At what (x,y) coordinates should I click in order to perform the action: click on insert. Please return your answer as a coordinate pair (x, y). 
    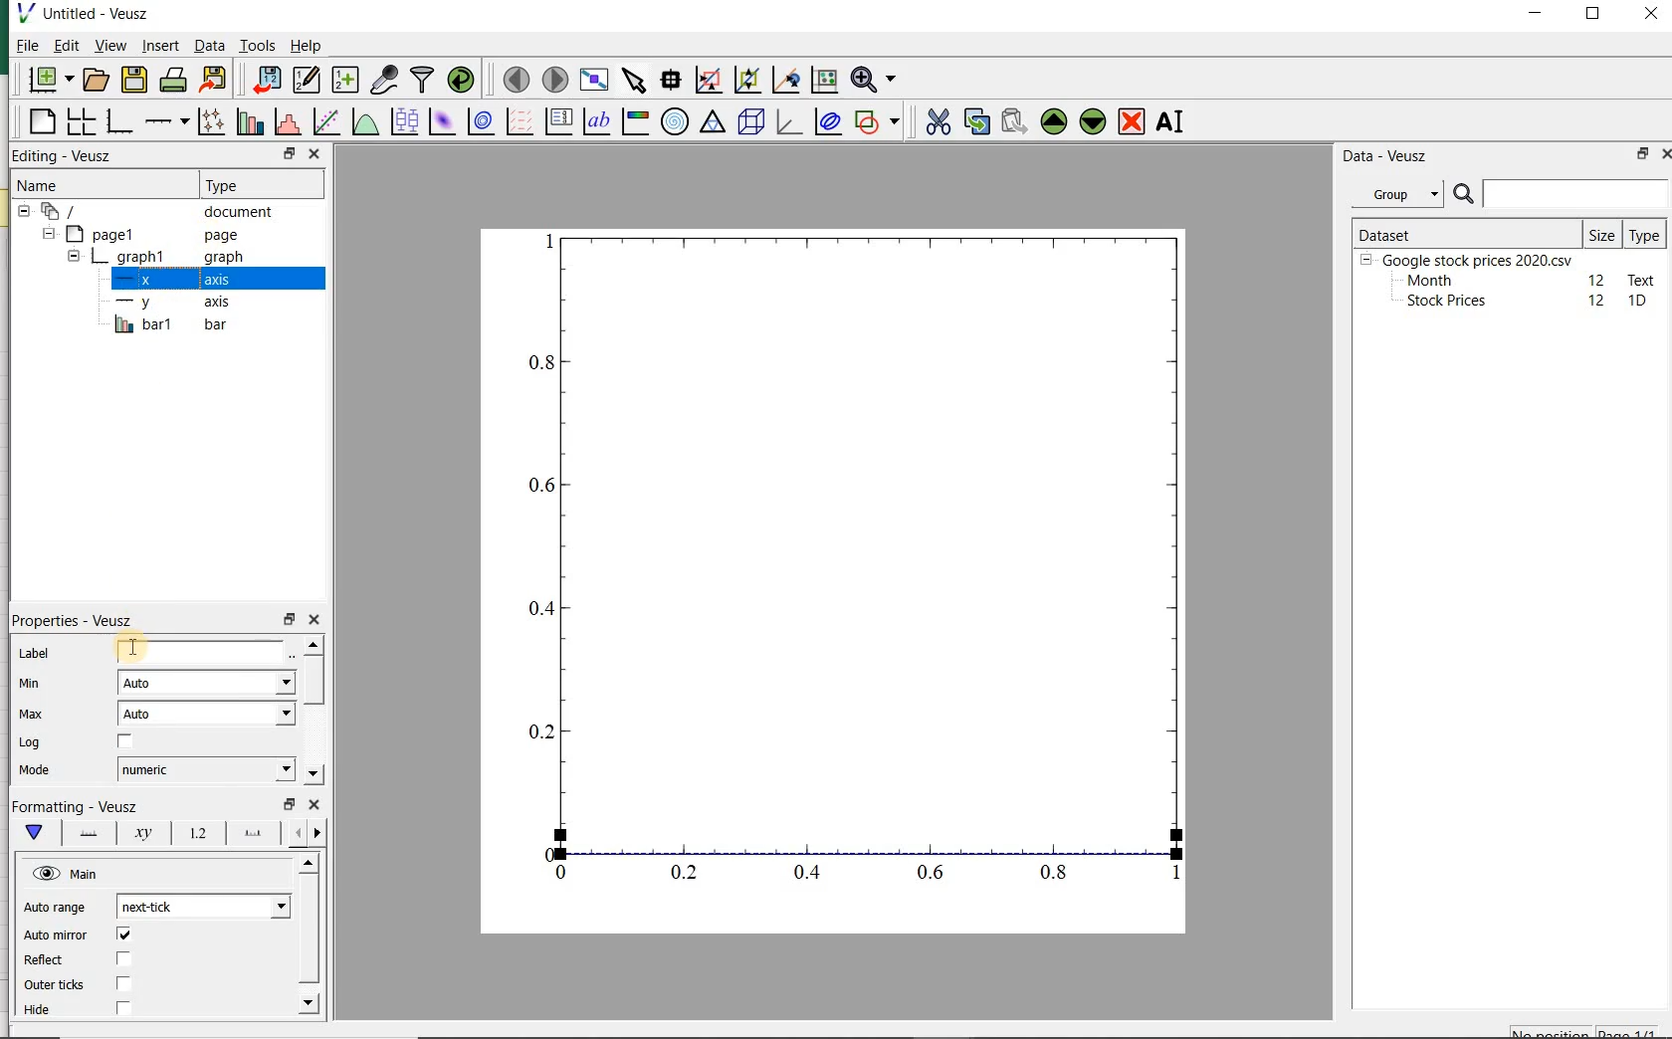
    Looking at the image, I should click on (160, 47).